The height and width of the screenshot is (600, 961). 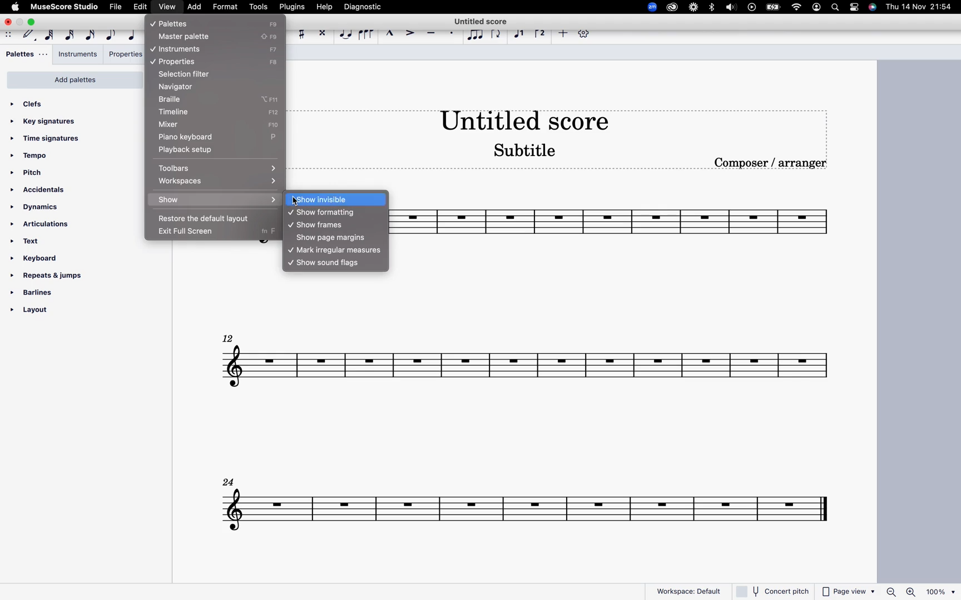 I want to click on add palettes, so click(x=76, y=79).